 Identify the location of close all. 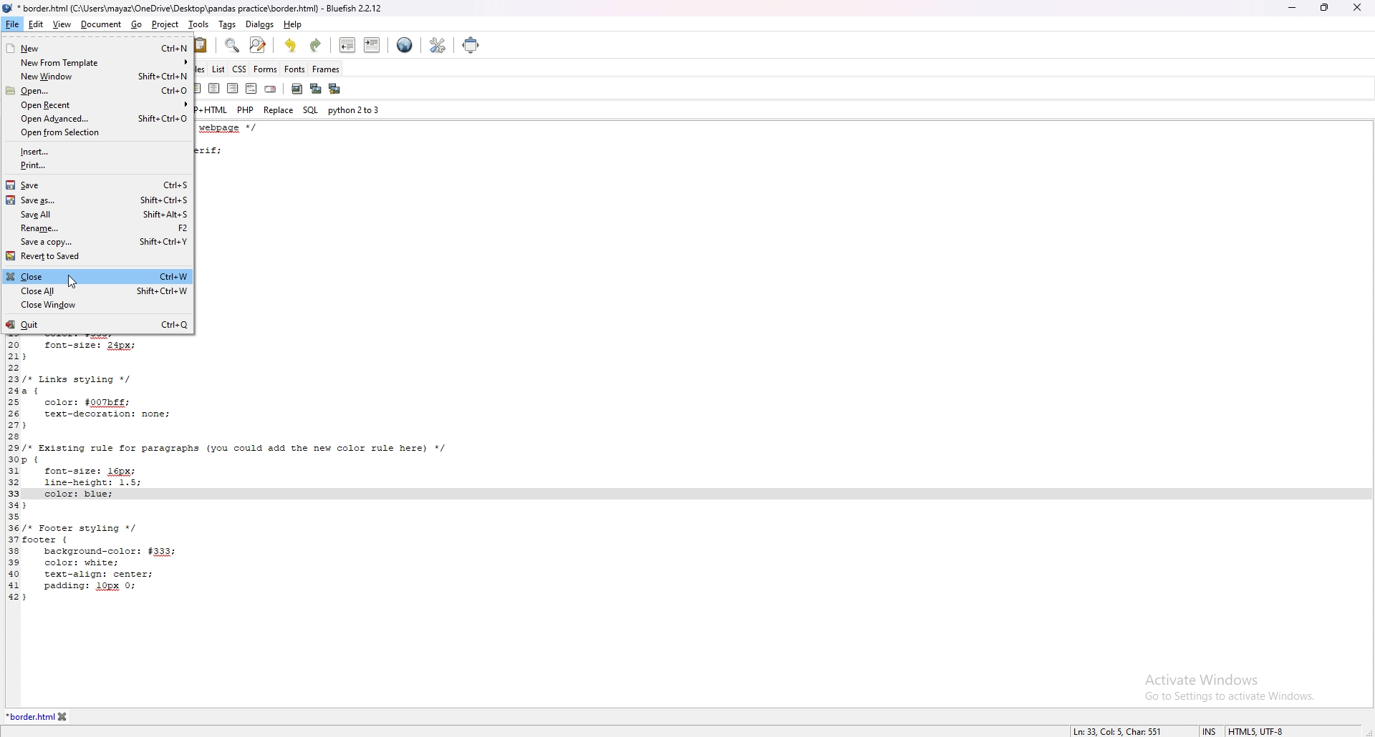
(26, 291).